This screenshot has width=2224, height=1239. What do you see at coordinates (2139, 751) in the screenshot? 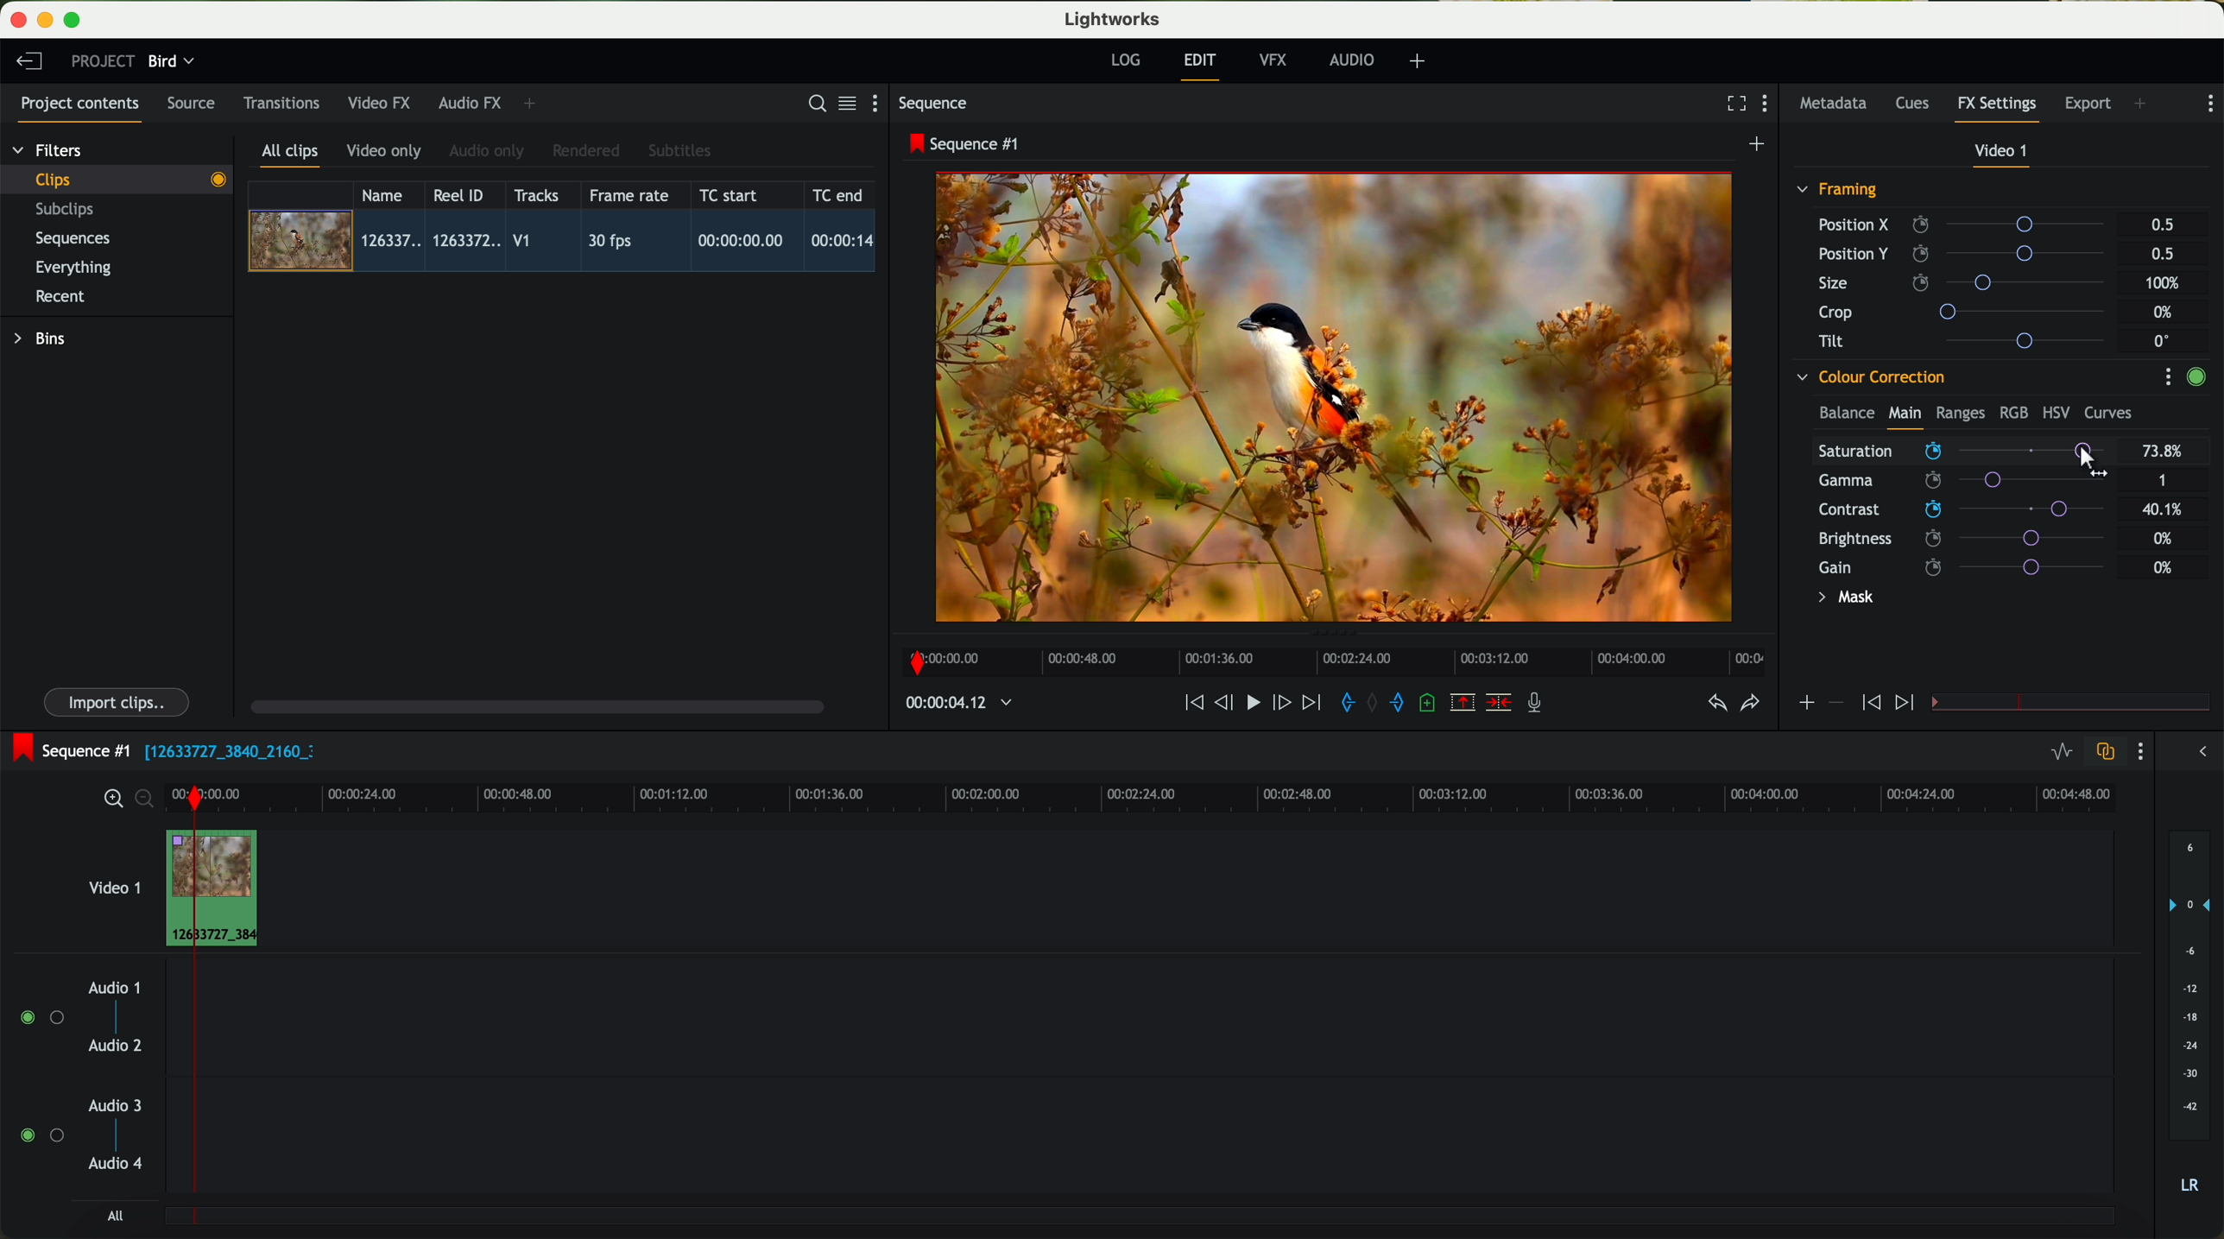
I see `show settings menu` at bounding box center [2139, 751].